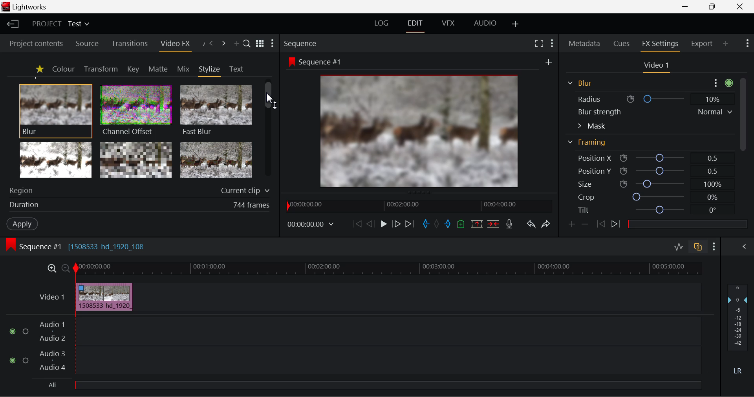 This screenshot has width=754, height=397. Describe the element at coordinates (494, 222) in the screenshot. I see `Delete/Cut` at that location.